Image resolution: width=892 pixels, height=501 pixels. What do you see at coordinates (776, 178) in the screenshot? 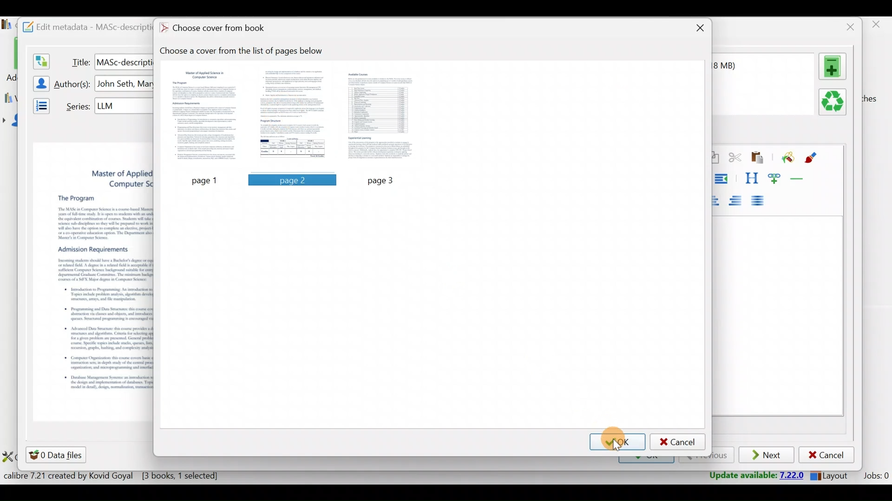
I see `Insert link or image` at bounding box center [776, 178].